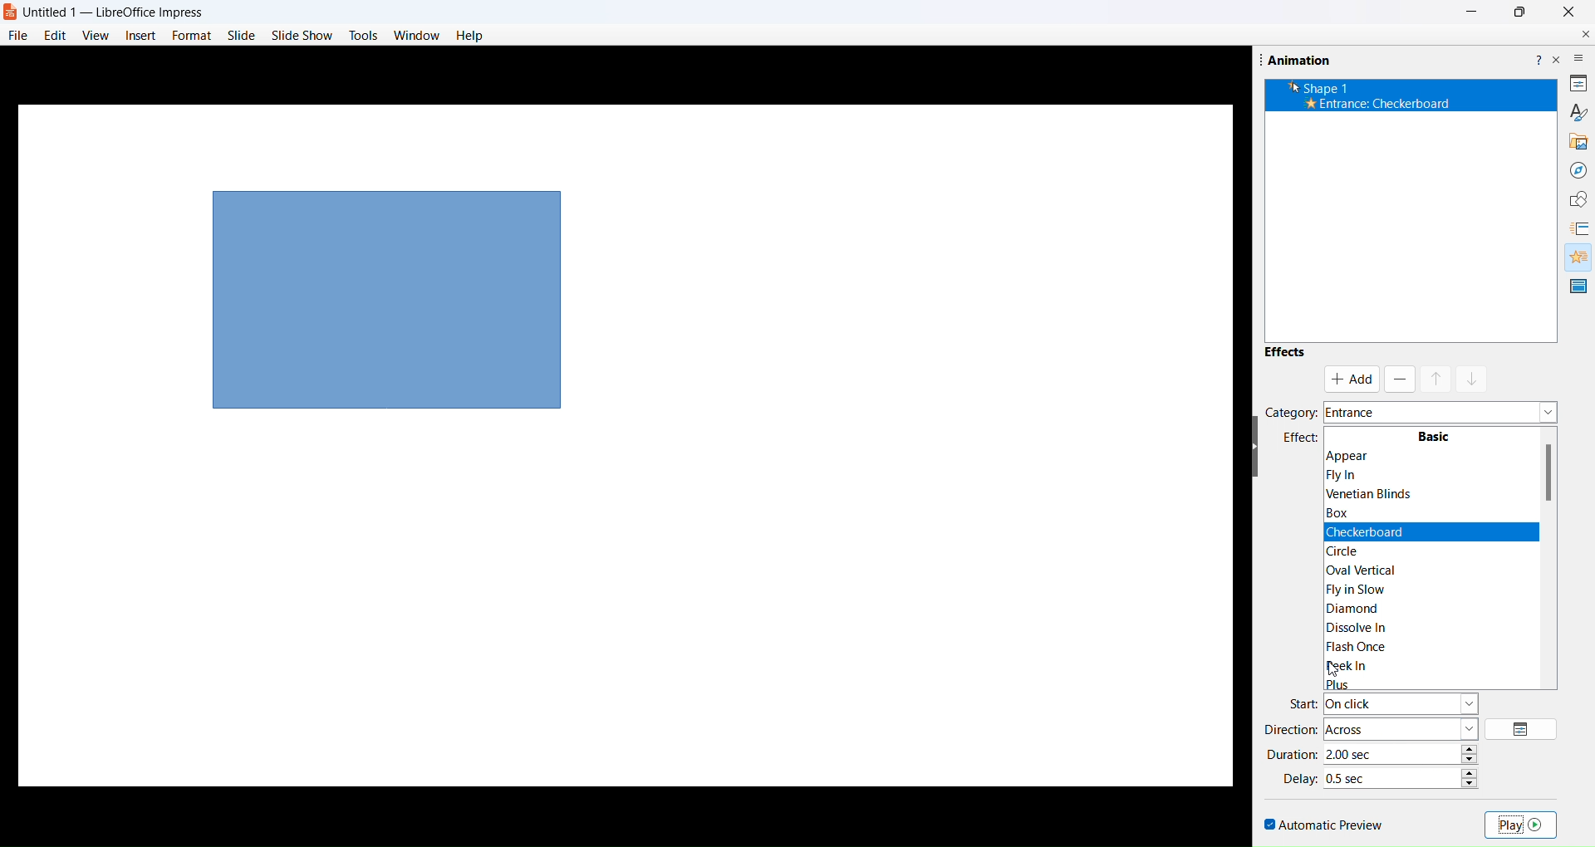 Image resolution: width=1595 pixels, height=847 pixels. I want to click on close, so click(1568, 9).